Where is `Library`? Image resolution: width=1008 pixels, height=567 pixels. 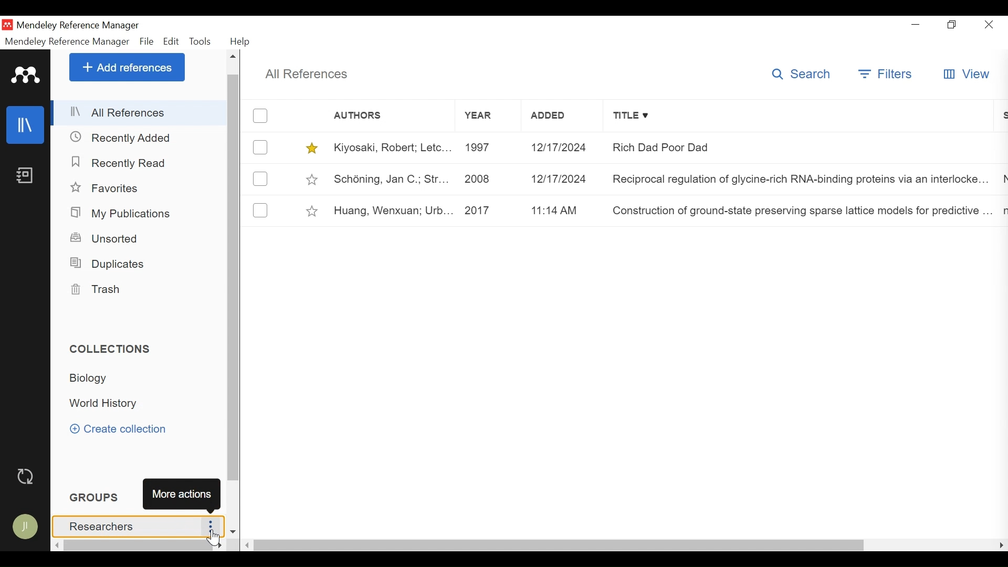
Library is located at coordinates (26, 125).